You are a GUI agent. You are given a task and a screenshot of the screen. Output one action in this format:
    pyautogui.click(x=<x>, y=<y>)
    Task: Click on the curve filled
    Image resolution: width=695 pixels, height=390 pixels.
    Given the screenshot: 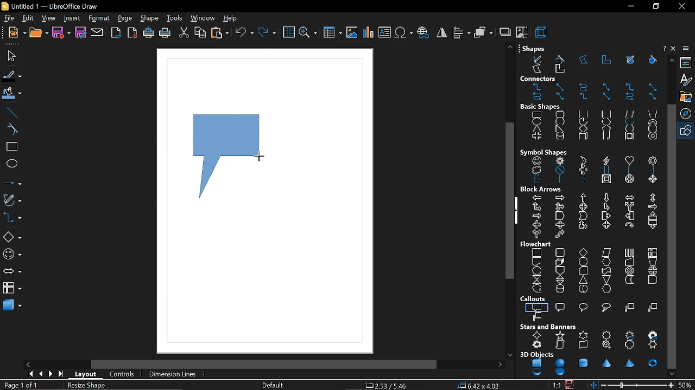 What is the action you would take?
    pyautogui.click(x=650, y=60)
    